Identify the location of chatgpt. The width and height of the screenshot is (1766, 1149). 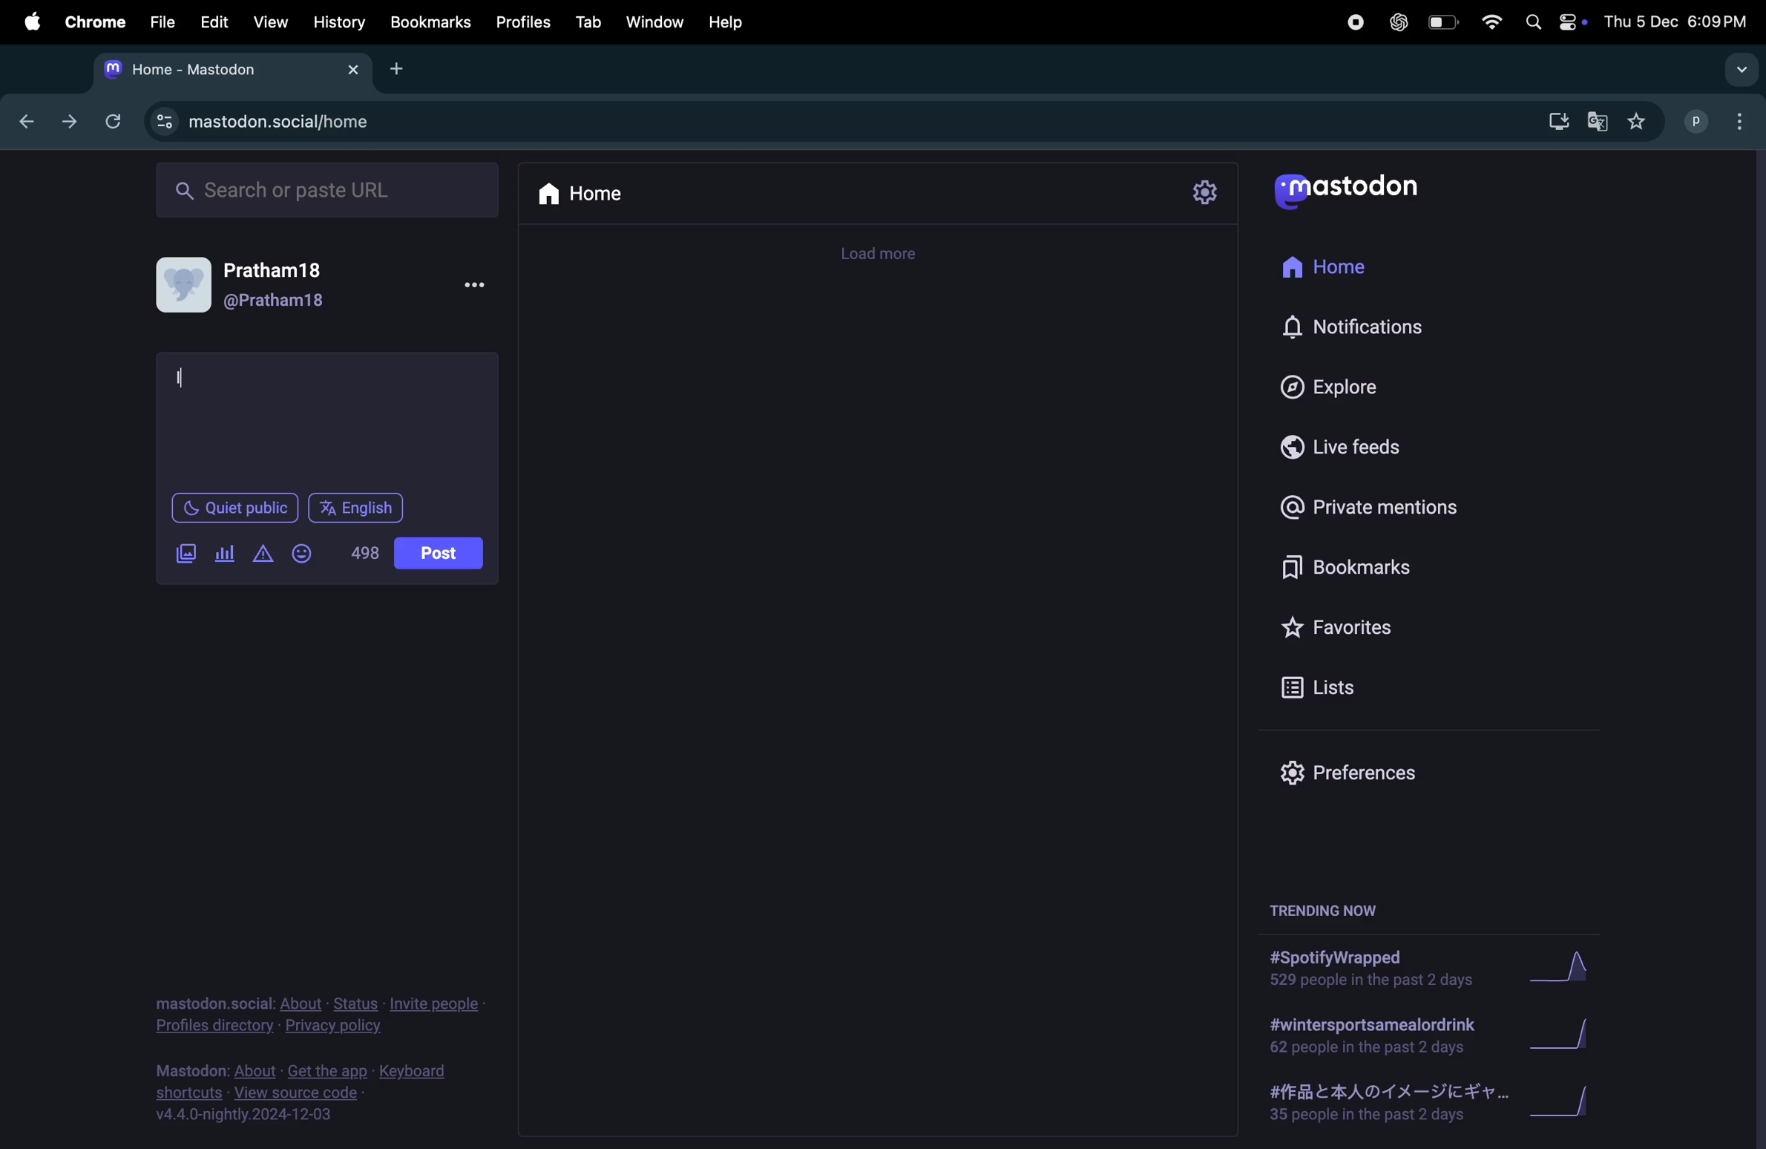
(1396, 25).